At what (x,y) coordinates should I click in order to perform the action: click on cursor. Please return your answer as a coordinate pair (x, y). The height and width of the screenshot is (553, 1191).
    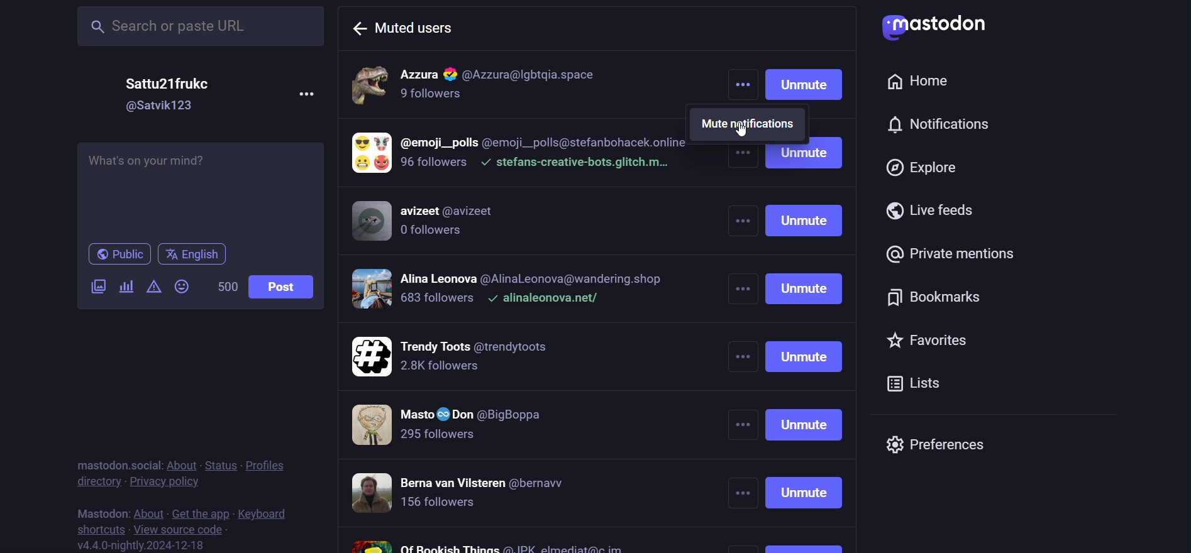
    Looking at the image, I should click on (745, 134).